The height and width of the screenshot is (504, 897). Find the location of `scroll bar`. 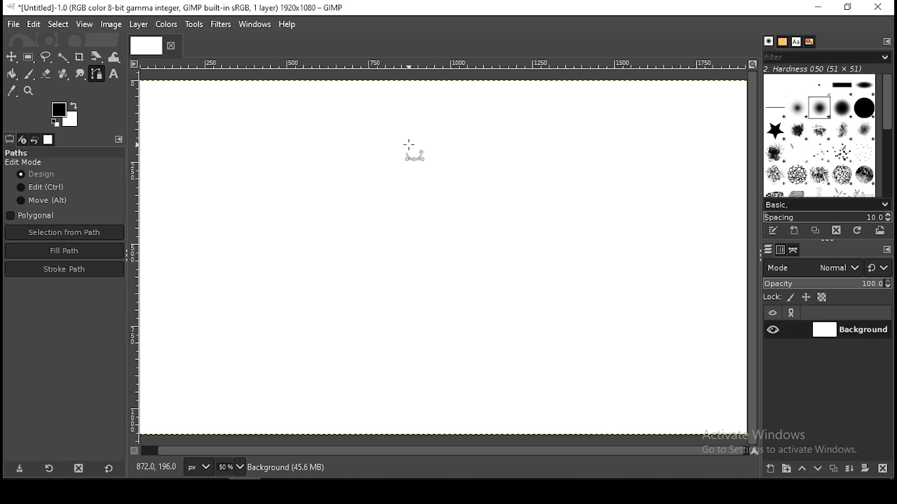

scroll bar is located at coordinates (443, 451).